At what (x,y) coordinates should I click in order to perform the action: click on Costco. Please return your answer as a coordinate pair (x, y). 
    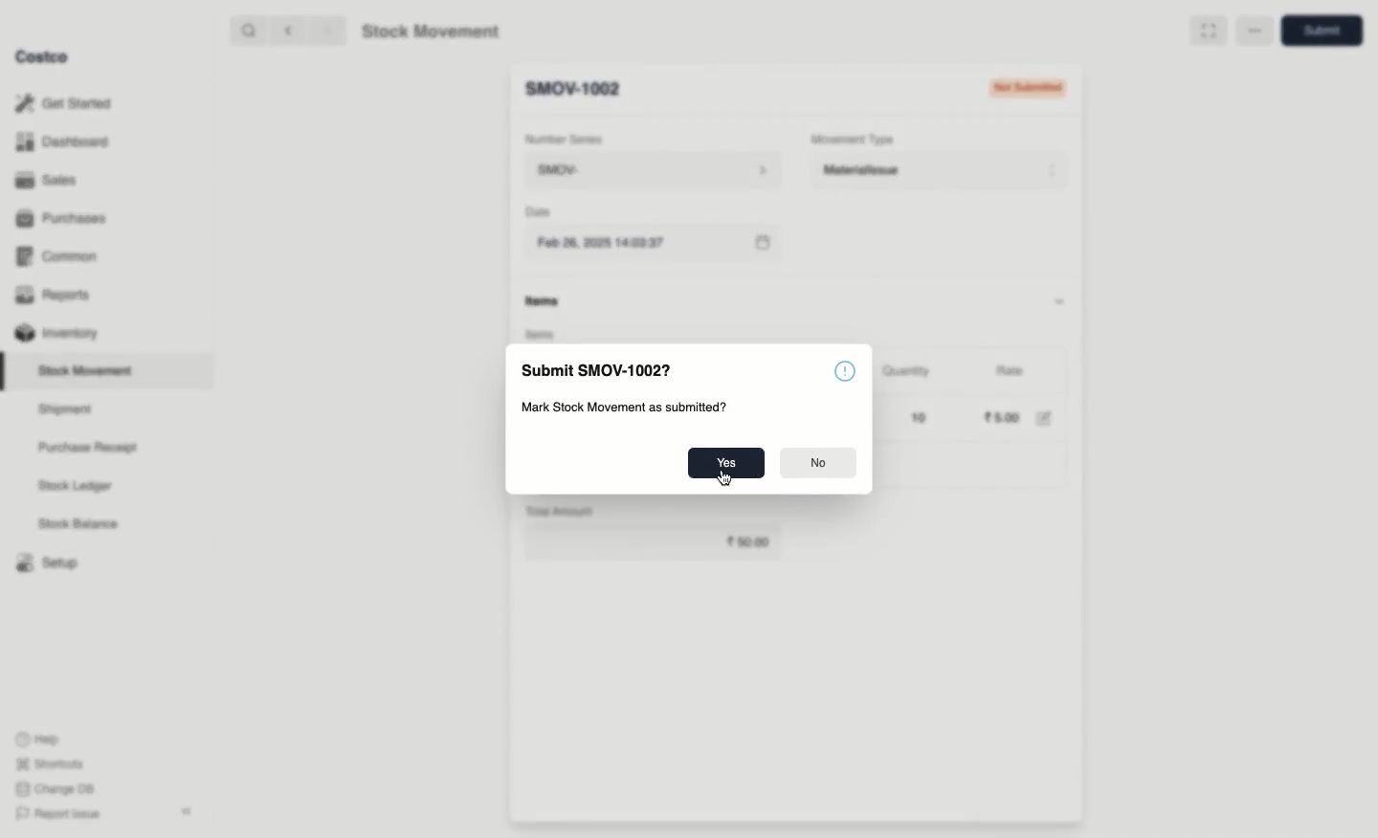
    Looking at the image, I should click on (43, 57).